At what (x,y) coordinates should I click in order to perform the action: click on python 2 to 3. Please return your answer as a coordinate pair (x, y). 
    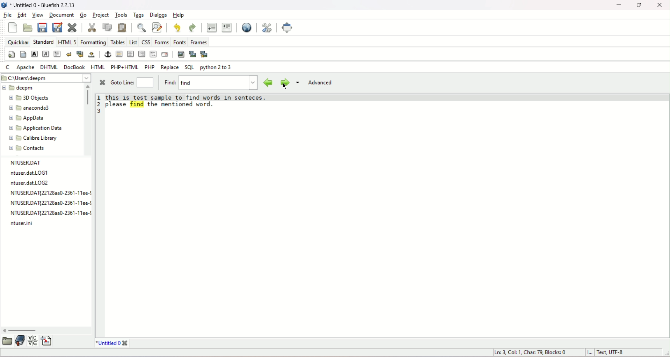
    Looking at the image, I should click on (217, 69).